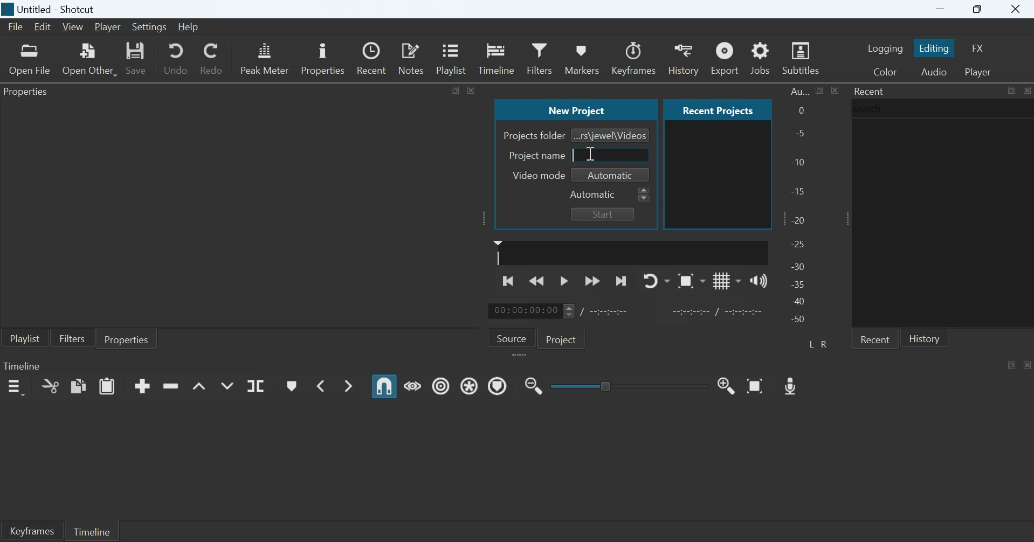 Image resolution: width=1034 pixels, height=542 pixels. Describe the element at coordinates (620, 282) in the screenshot. I see `Skip to the next point` at that location.